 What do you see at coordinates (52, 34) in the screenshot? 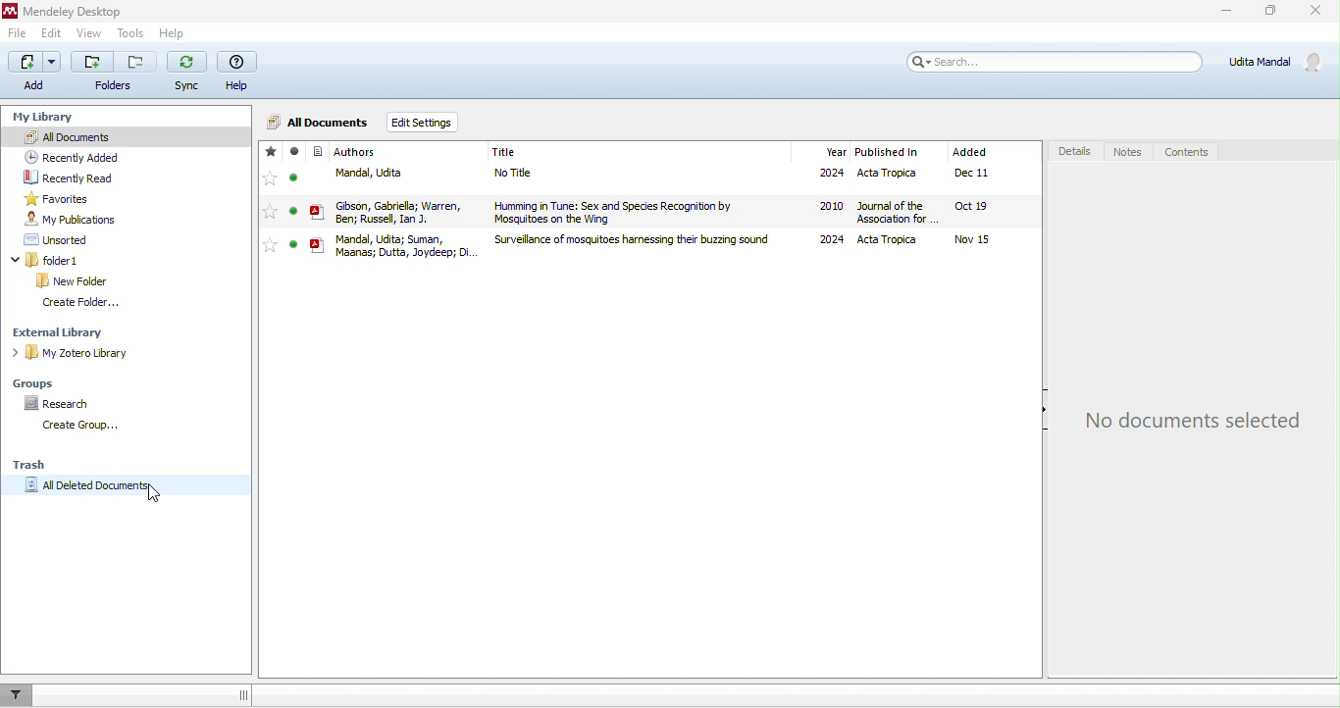
I see `edit` at bounding box center [52, 34].